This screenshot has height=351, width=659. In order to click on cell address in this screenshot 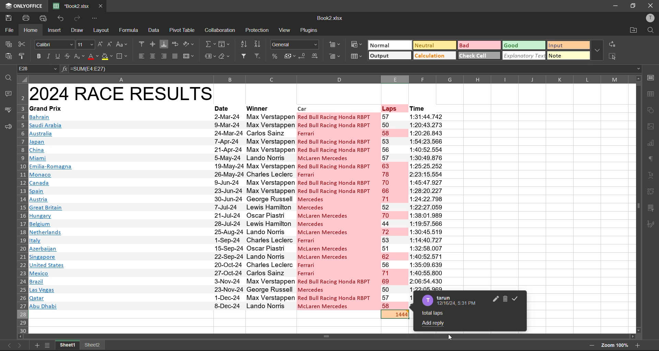, I will do `click(37, 68)`.